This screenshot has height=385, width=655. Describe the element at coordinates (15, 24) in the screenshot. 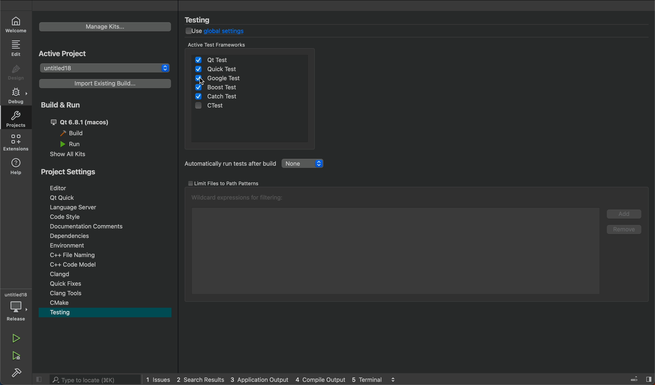

I see `welcome` at that location.